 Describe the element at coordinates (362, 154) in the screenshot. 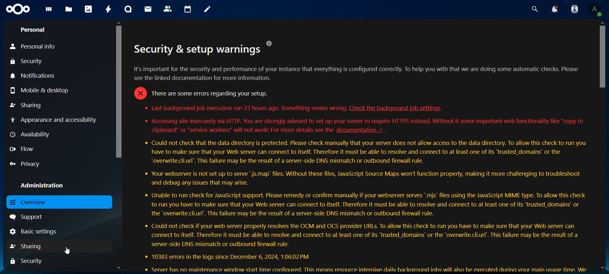

I see `text` at that location.